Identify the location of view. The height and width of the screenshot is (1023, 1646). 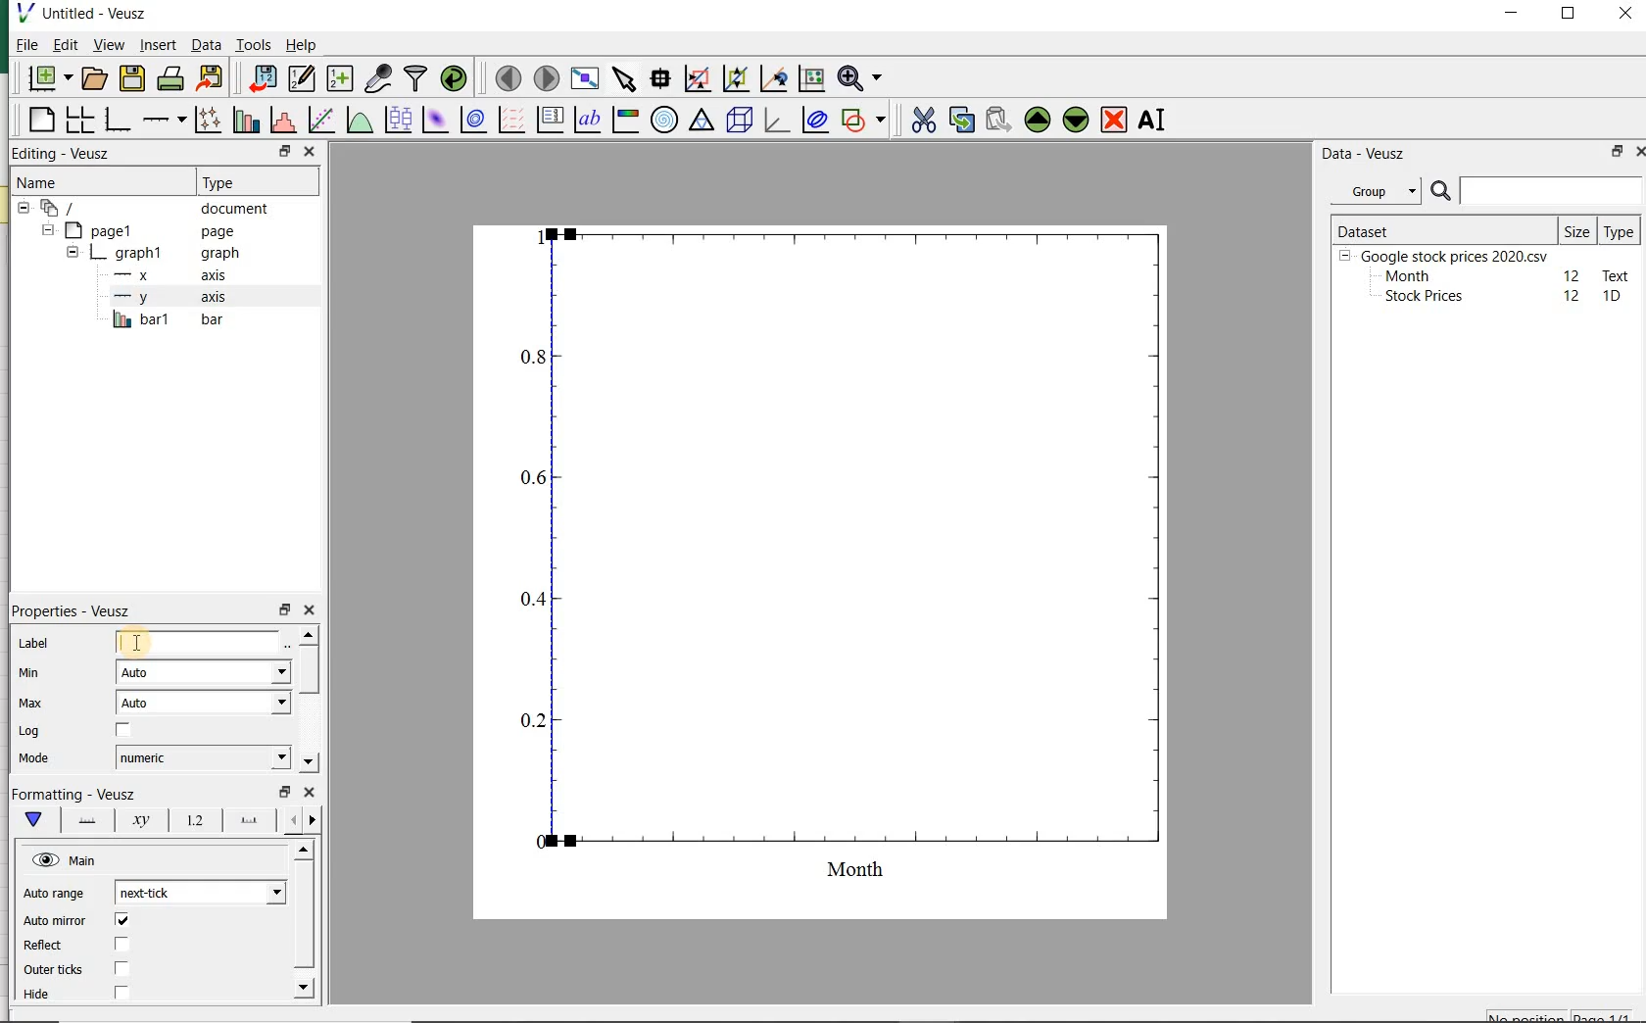
(109, 46).